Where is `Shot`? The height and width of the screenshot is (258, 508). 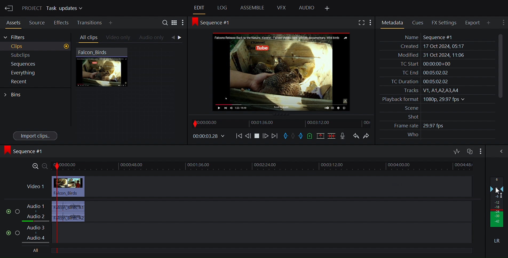
Shot is located at coordinates (410, 117).